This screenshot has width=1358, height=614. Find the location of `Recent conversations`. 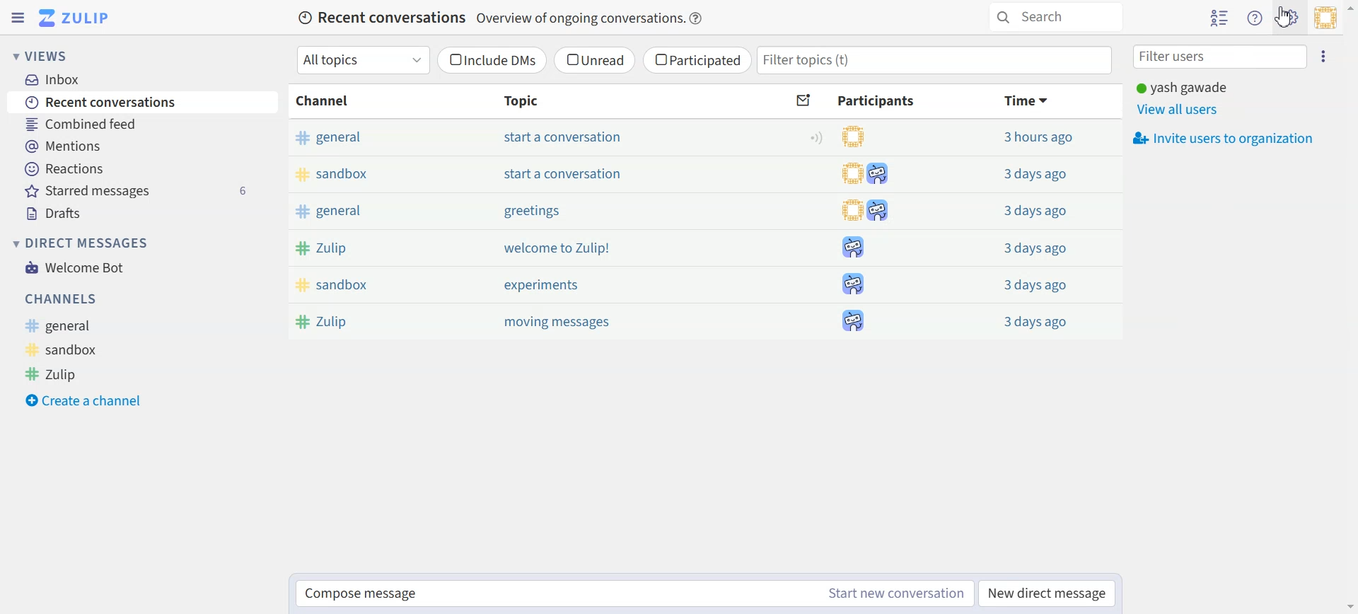

Recent conversations is located at coordinates (141, 103).